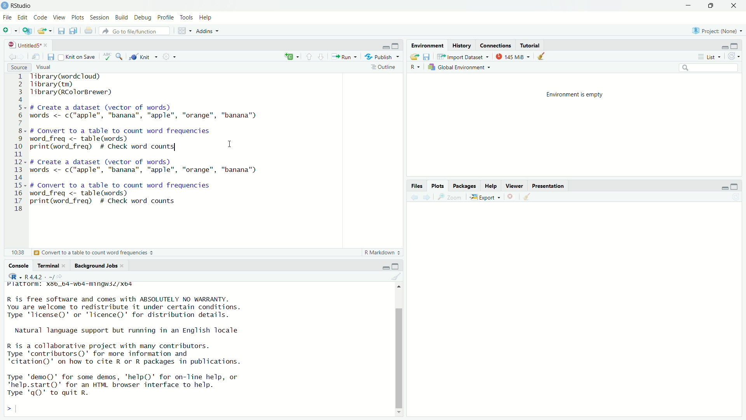 Image resolution: width=746 pixels, height=420 pixels. Describe the element at coordinates (458, 68) in the screenshot. I see `Global Environment` at that location.